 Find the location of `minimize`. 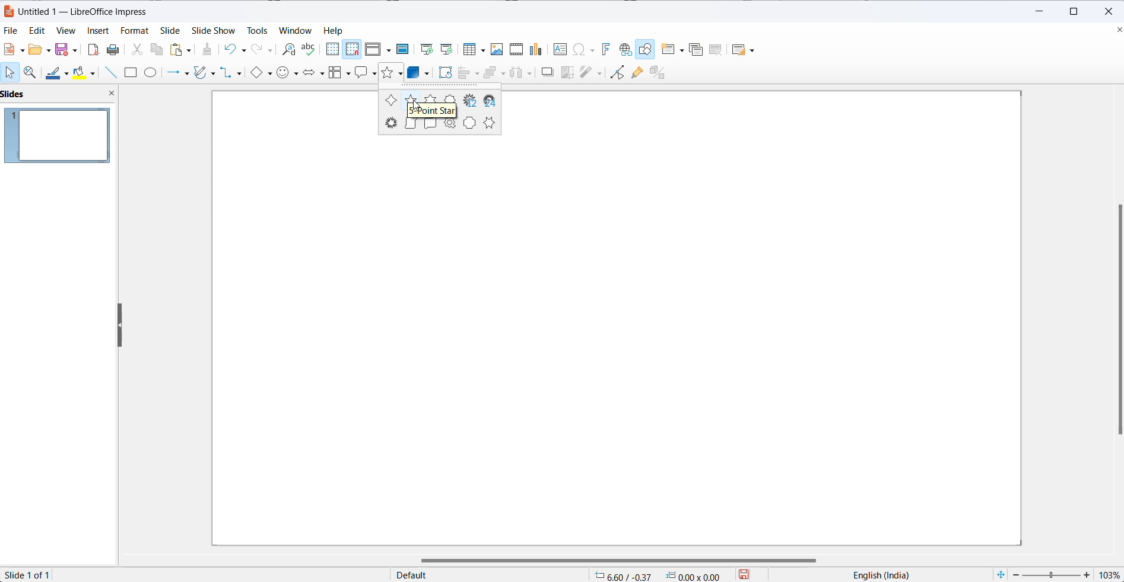

minimize is located at coordinates (1035, 12).